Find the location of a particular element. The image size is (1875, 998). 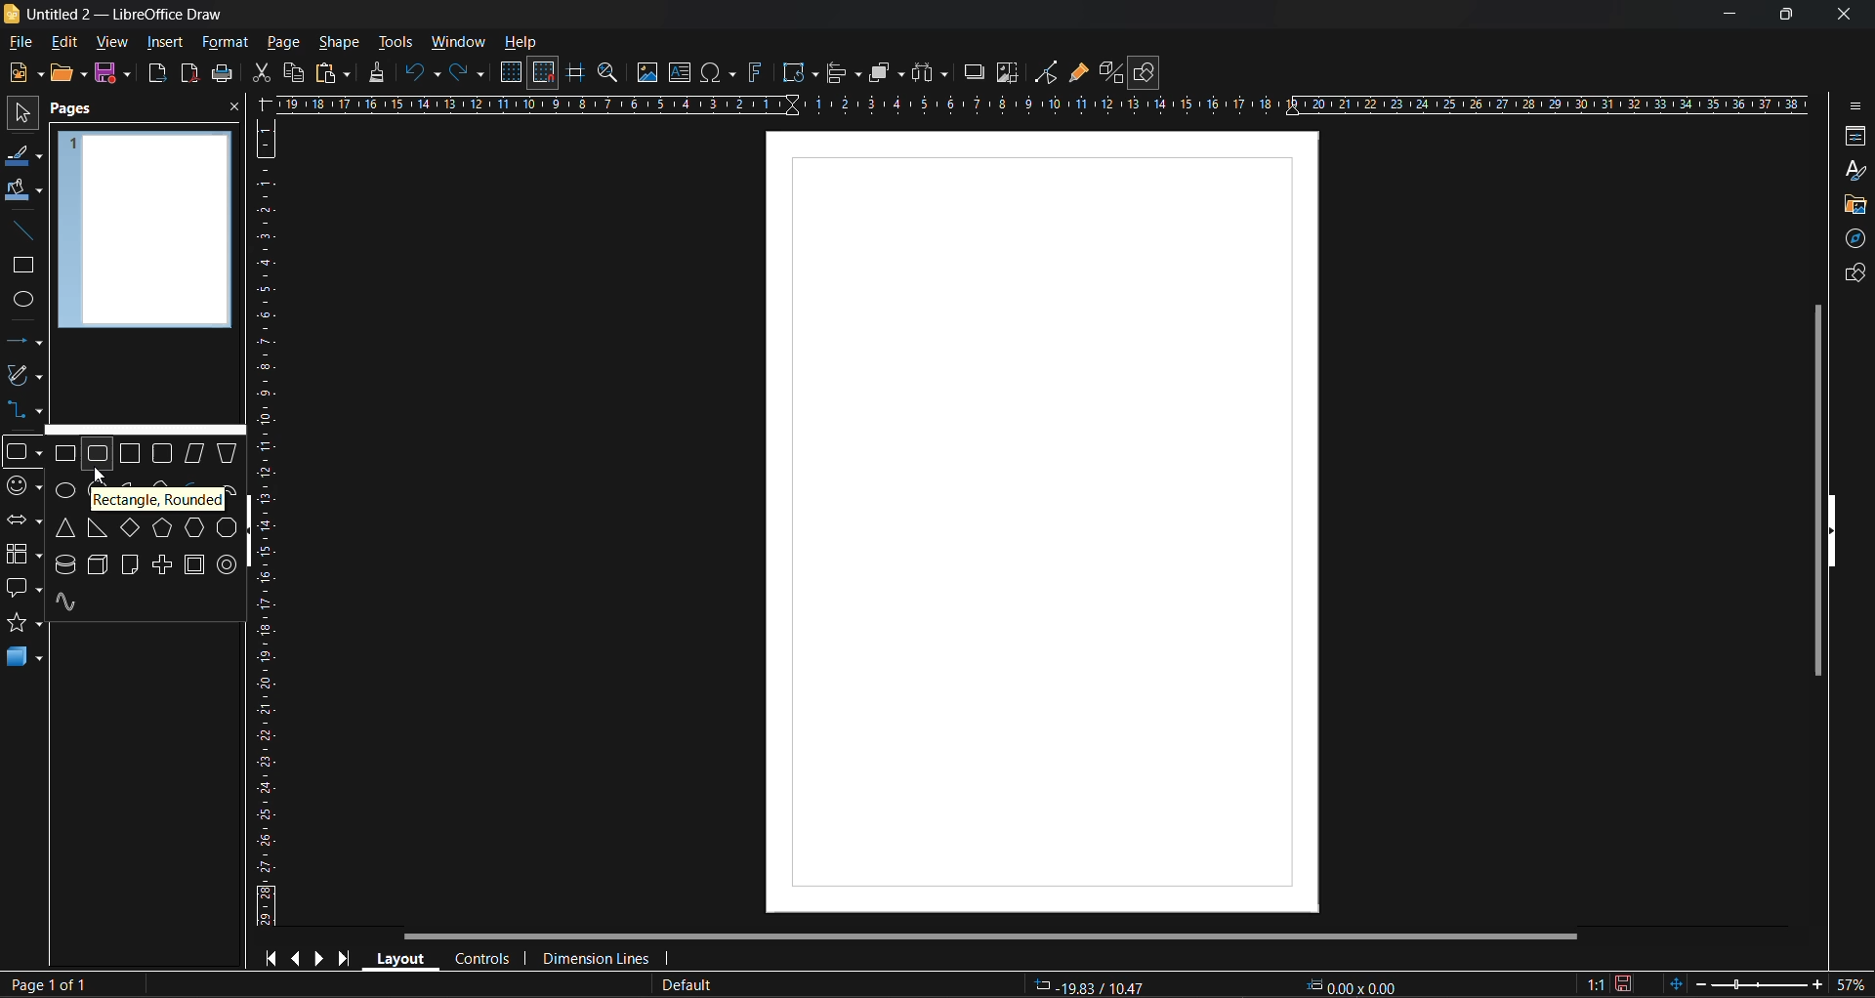

text box is located at coordinates (684, 72).